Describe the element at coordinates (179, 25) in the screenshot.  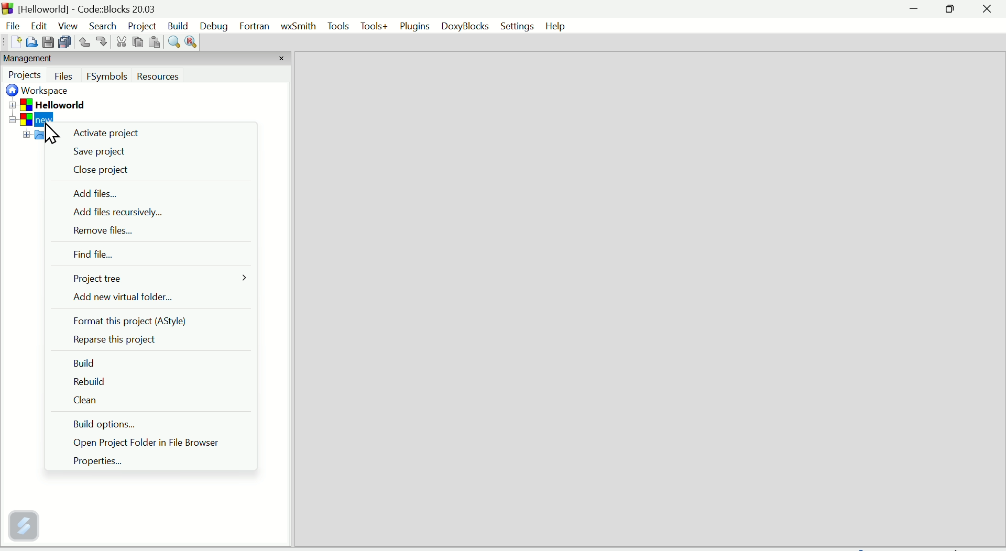
I see `Build` at that location.